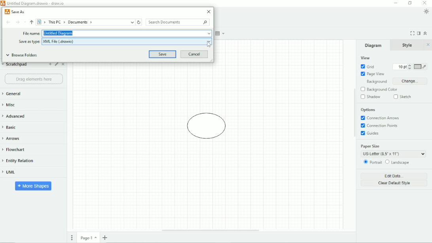  Describe the element at coordinates (404, 97) in the screenshot. I see `Sketch` at that location.